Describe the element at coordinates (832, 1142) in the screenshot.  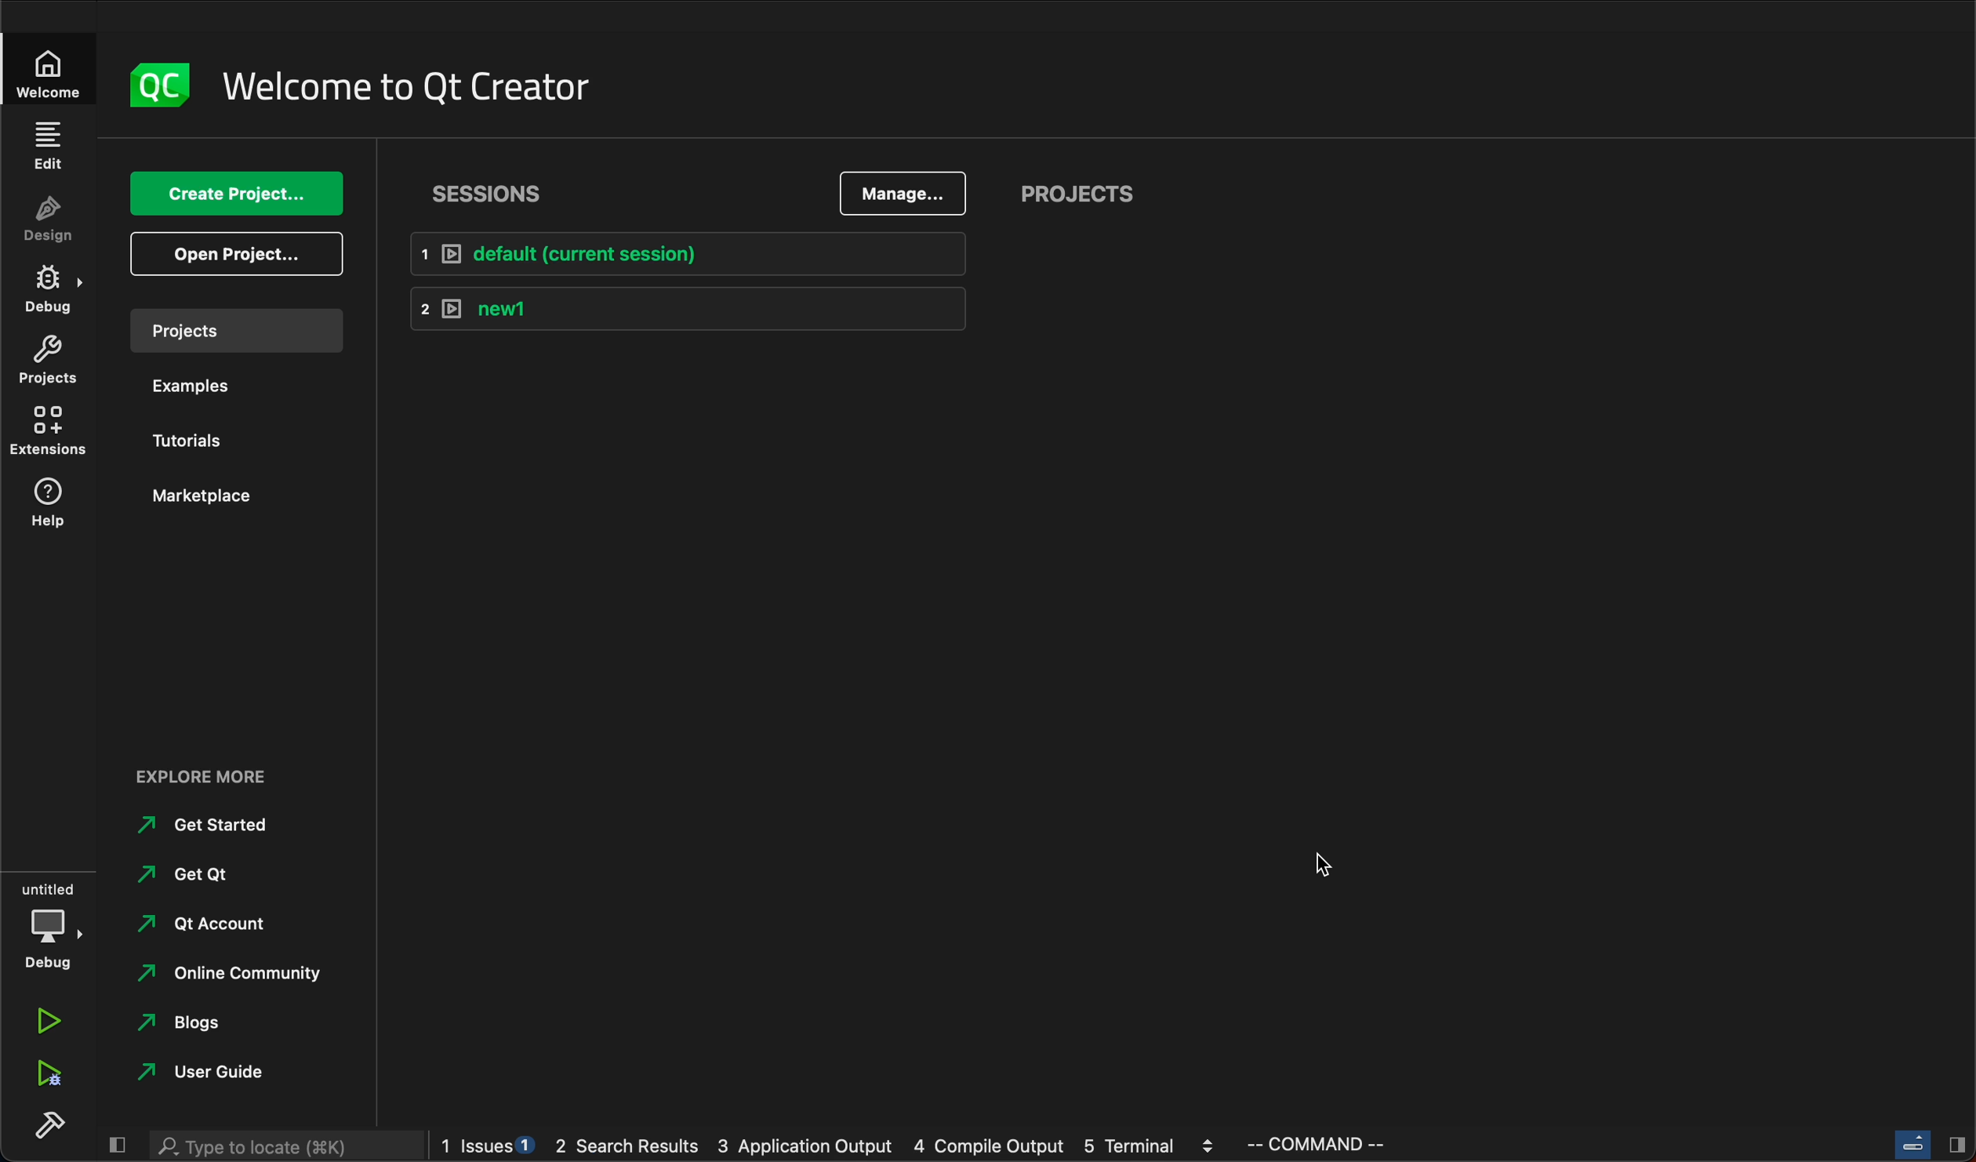
I see `blogs` at that location.